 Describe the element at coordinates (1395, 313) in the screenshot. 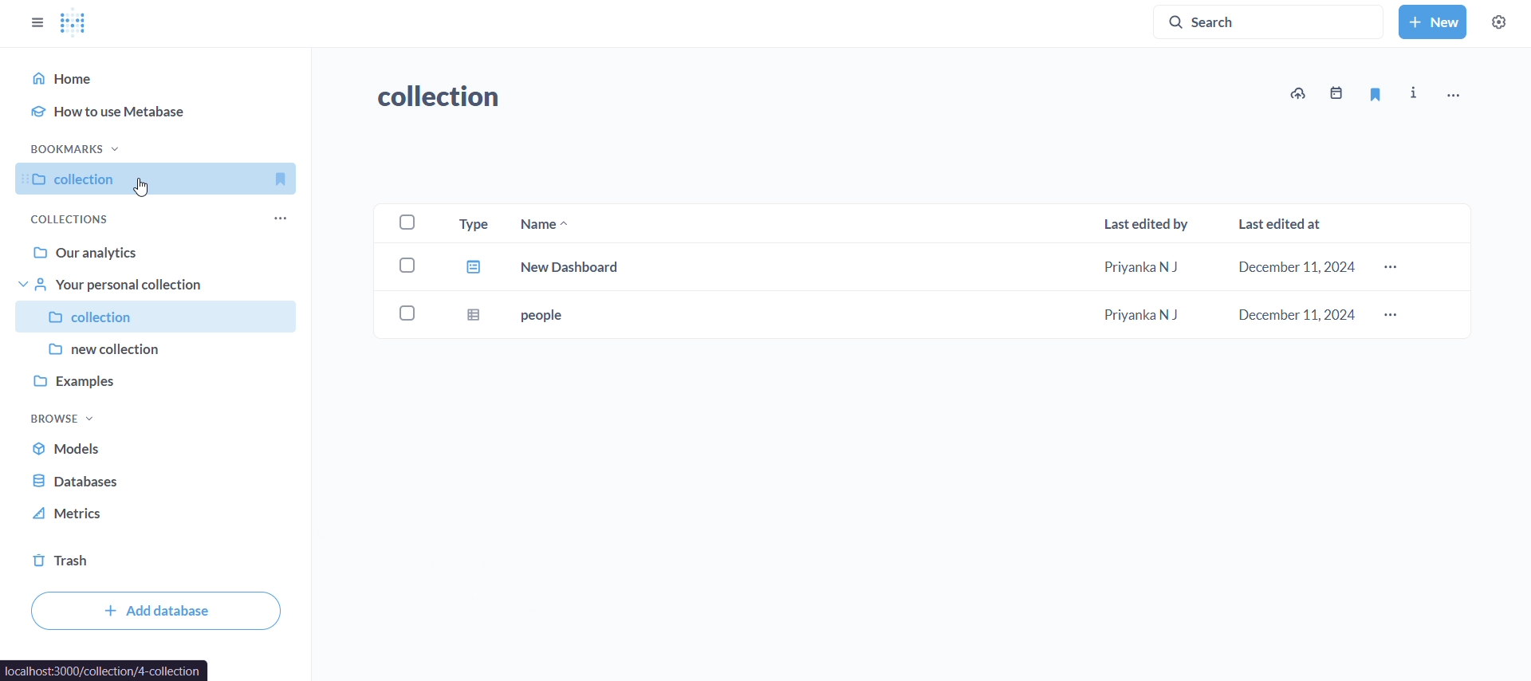

I see `more options` at that location.